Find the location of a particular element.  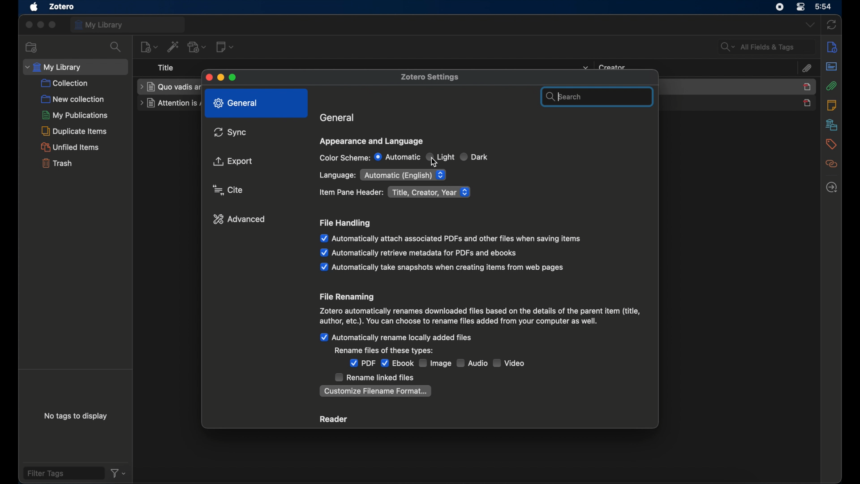

automatically rename locally added files is located at coordinates (396, 337).